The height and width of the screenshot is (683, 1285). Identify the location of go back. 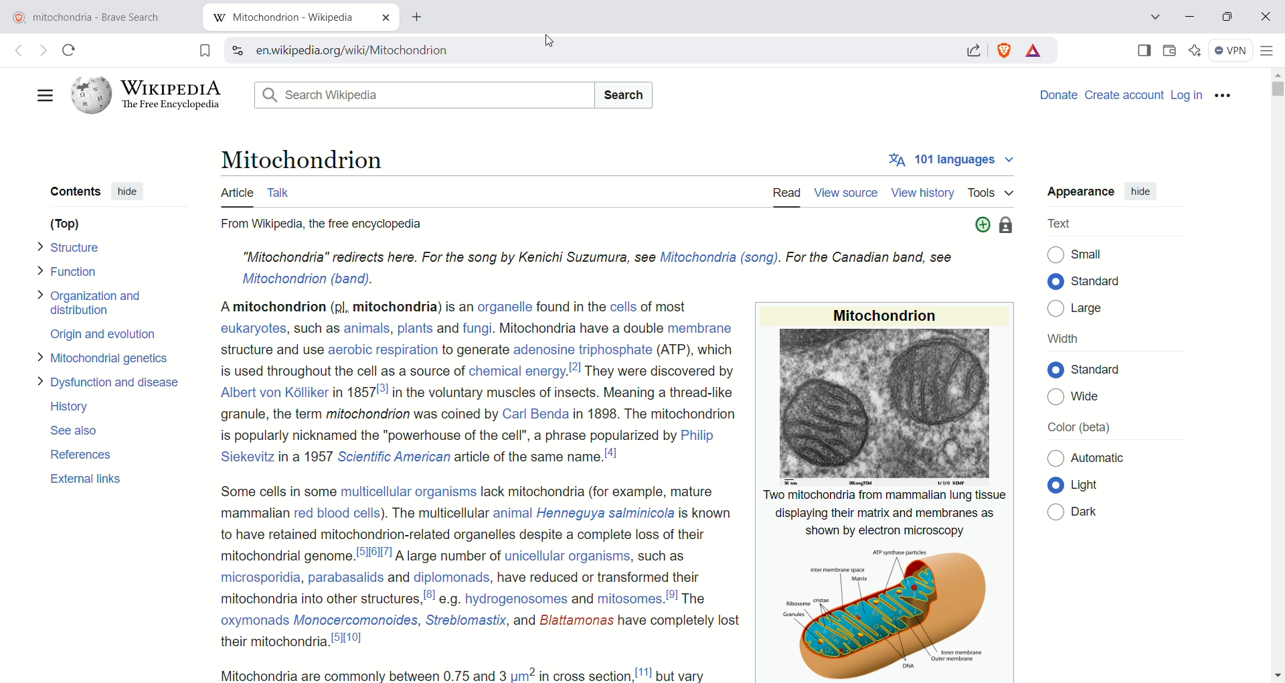
(17, 50).